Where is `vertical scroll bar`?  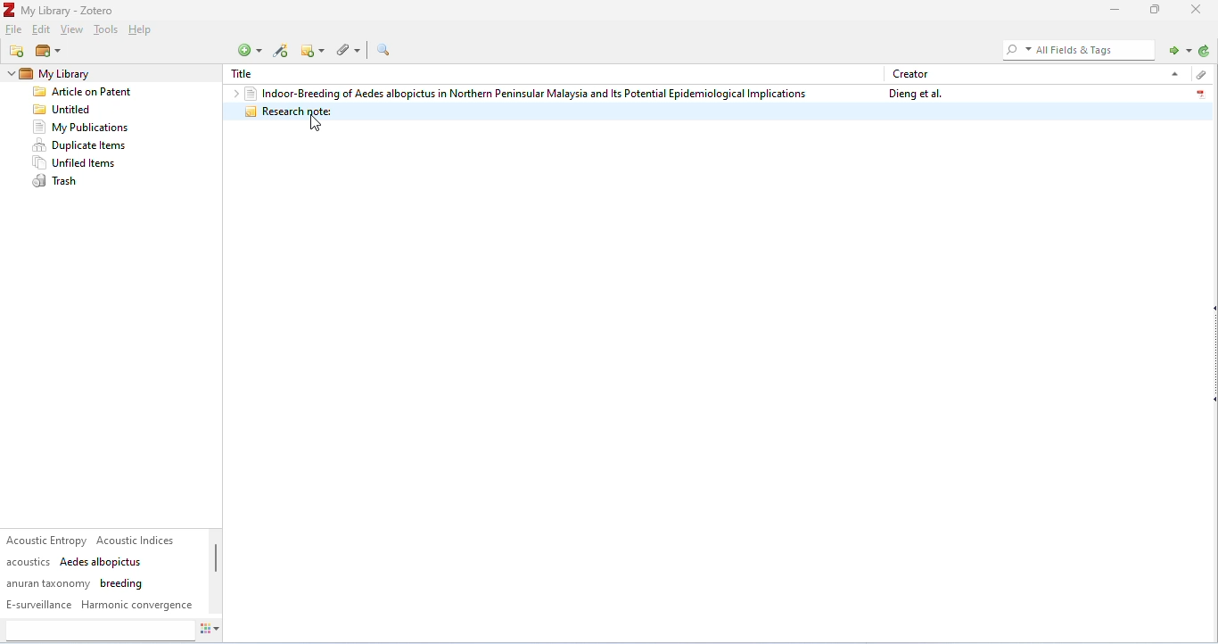
vertical scroll bar is located at coordinates (216, 567).